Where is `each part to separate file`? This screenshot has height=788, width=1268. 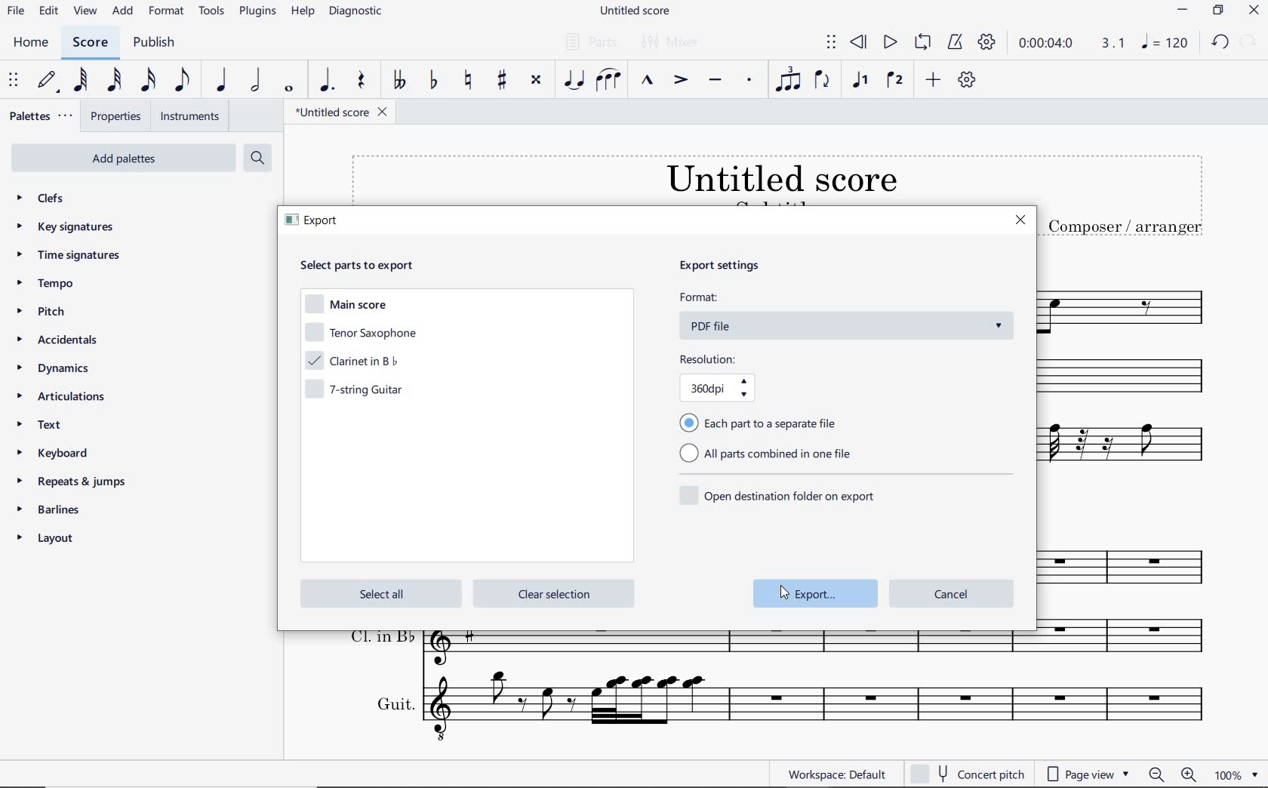
each part to separate file is located at coordinates (762, 422).